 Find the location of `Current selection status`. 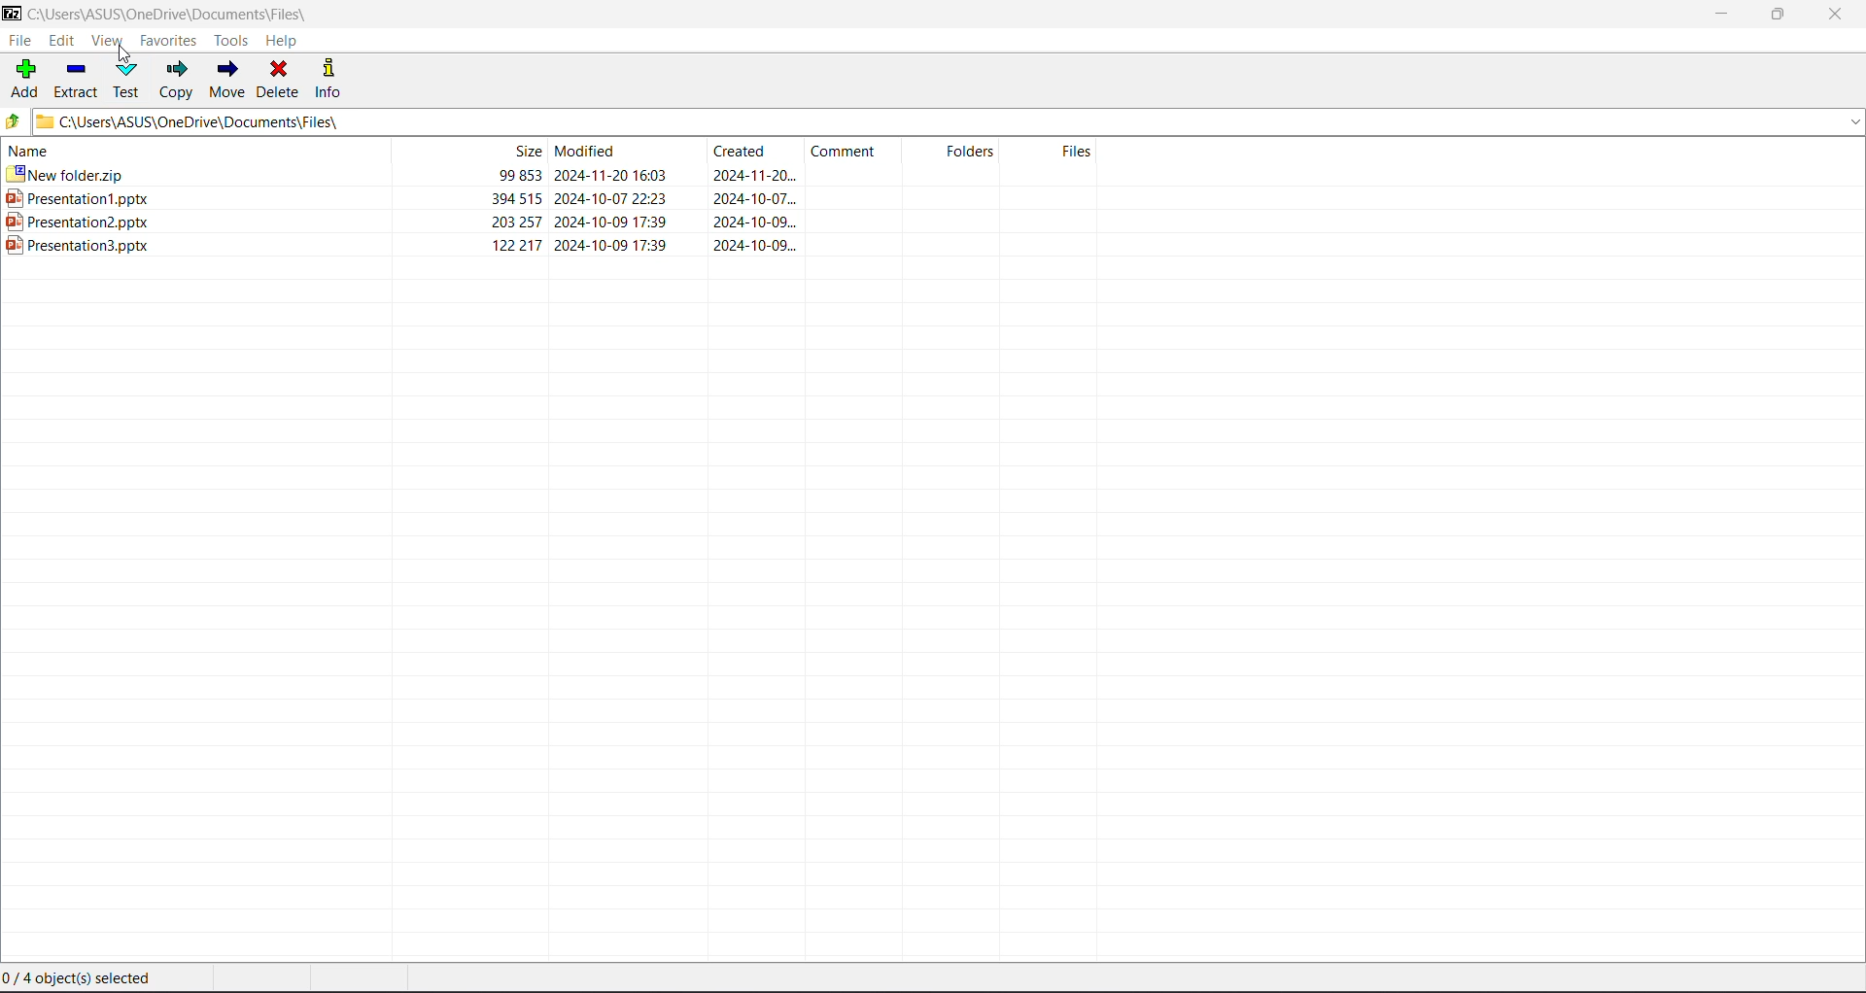

Current selection status is located at coordinates (80, 978).